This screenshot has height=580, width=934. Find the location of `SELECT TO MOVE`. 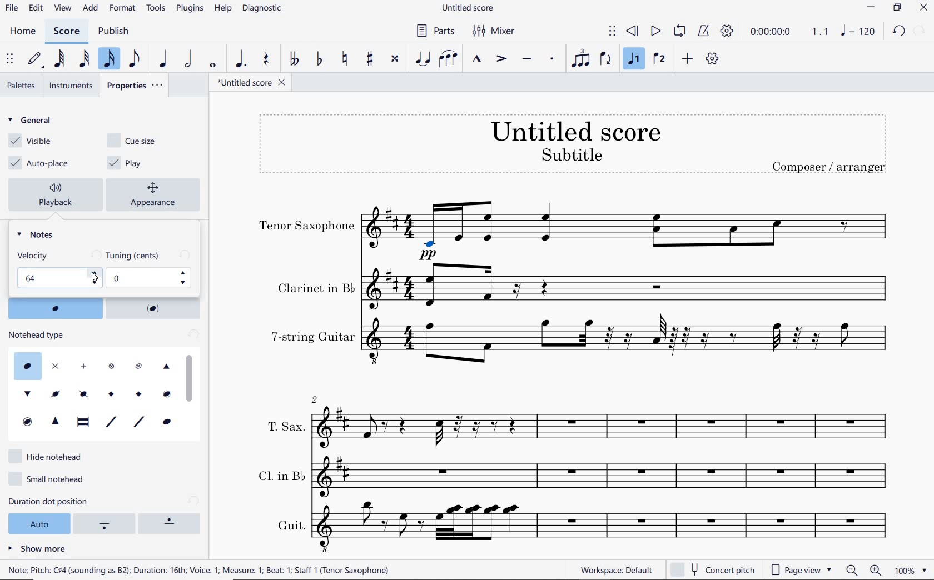

SELECT TO MOVE is located at coordinates (11, 59).